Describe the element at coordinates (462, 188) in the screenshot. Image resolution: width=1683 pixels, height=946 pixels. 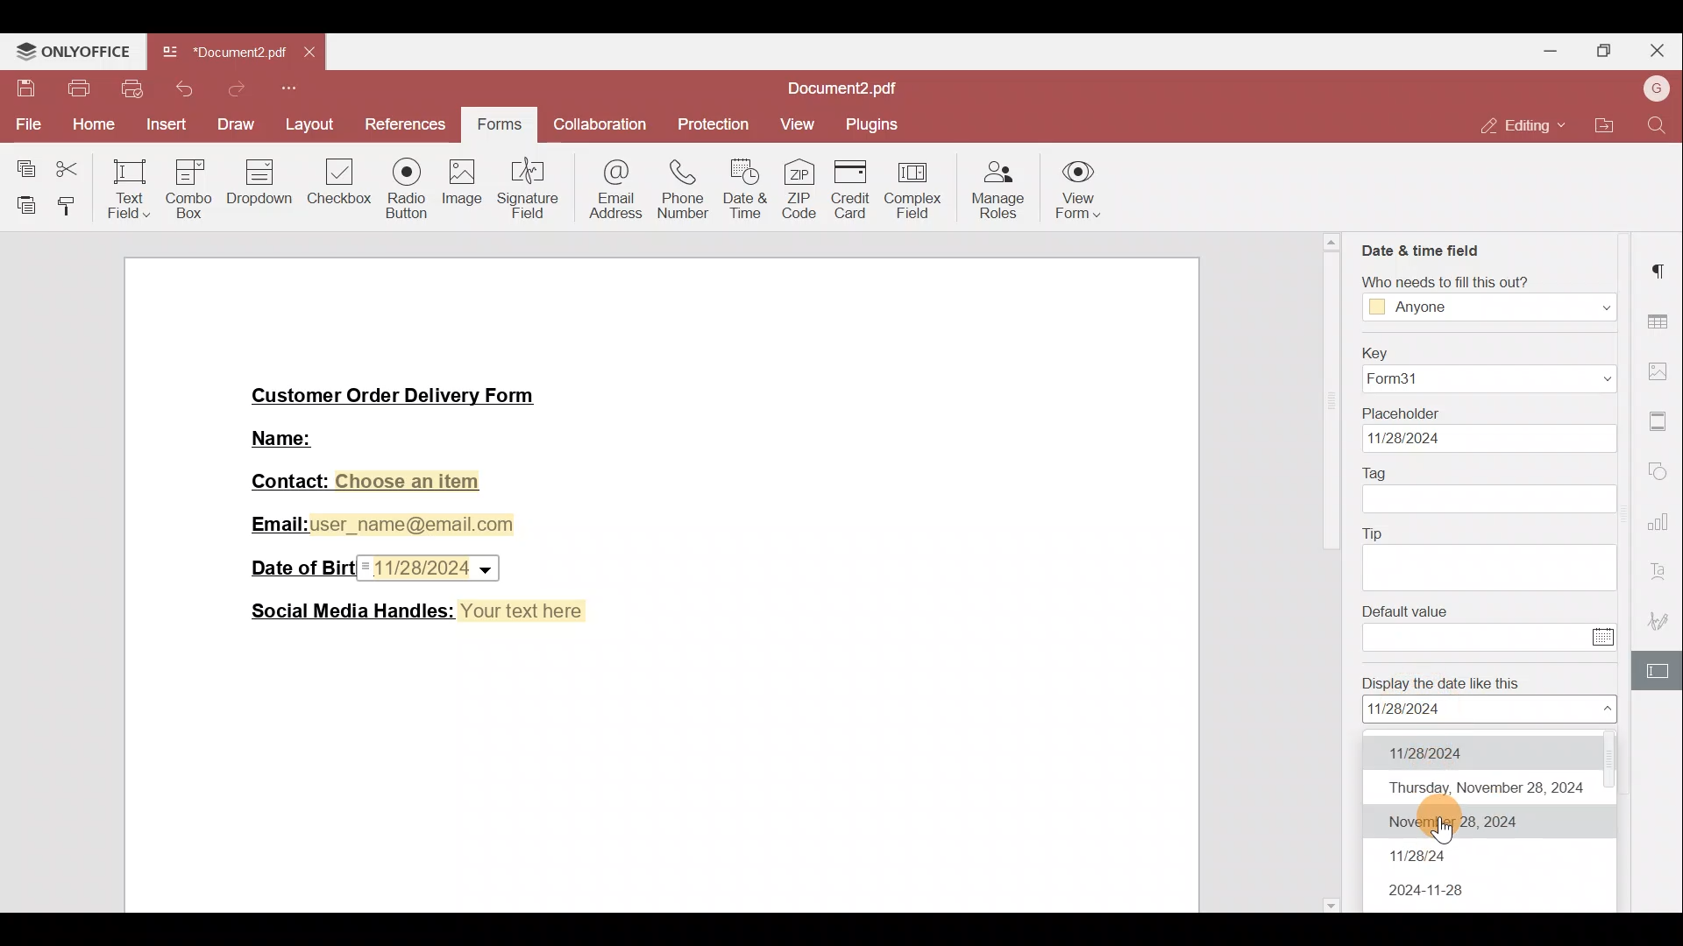
I see `Image` at that location.